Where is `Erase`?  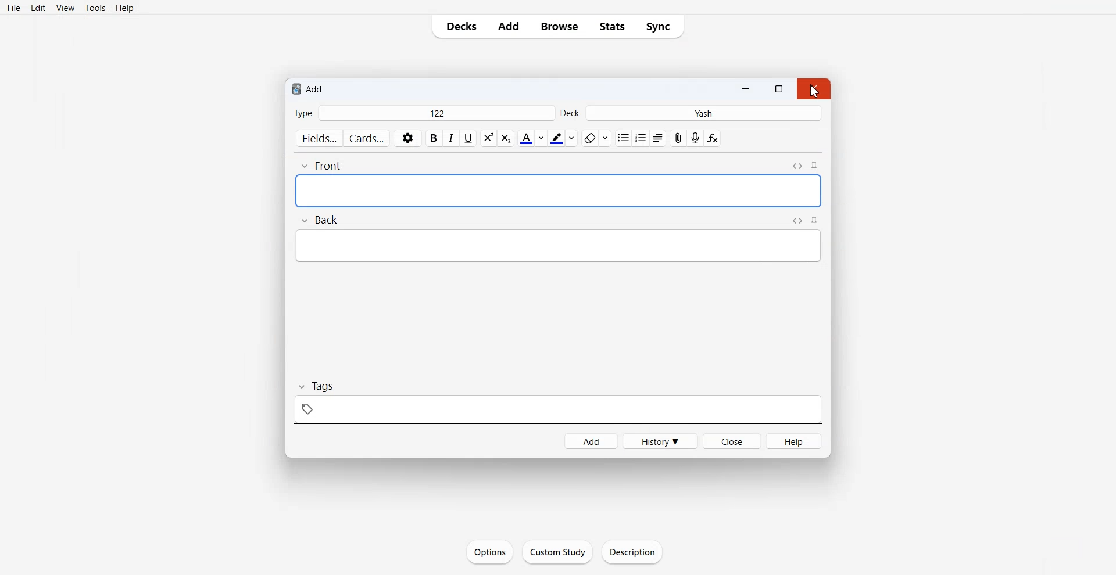
Erase is located at coordinates (596, 138).